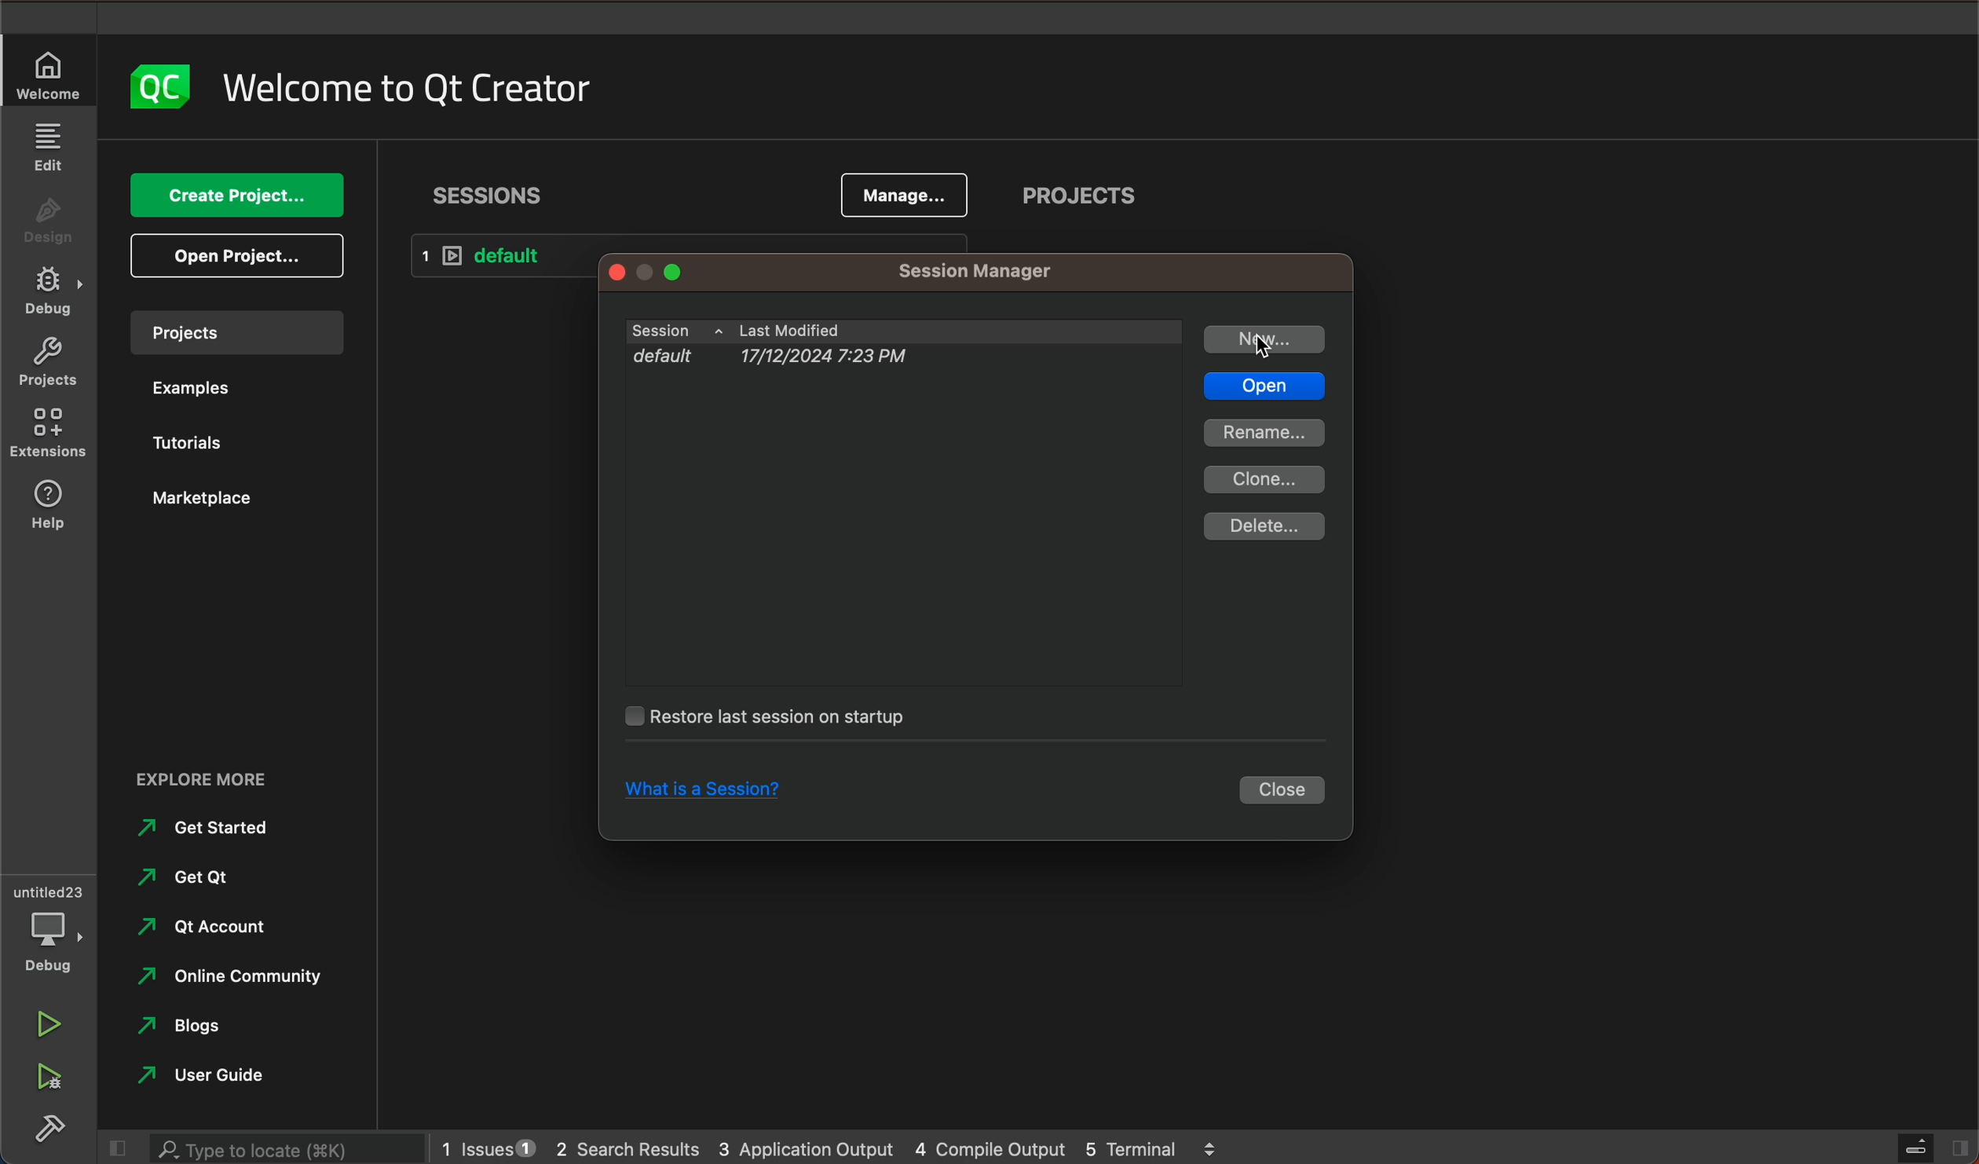  I want to click on terminal, so click(1152, 1145).